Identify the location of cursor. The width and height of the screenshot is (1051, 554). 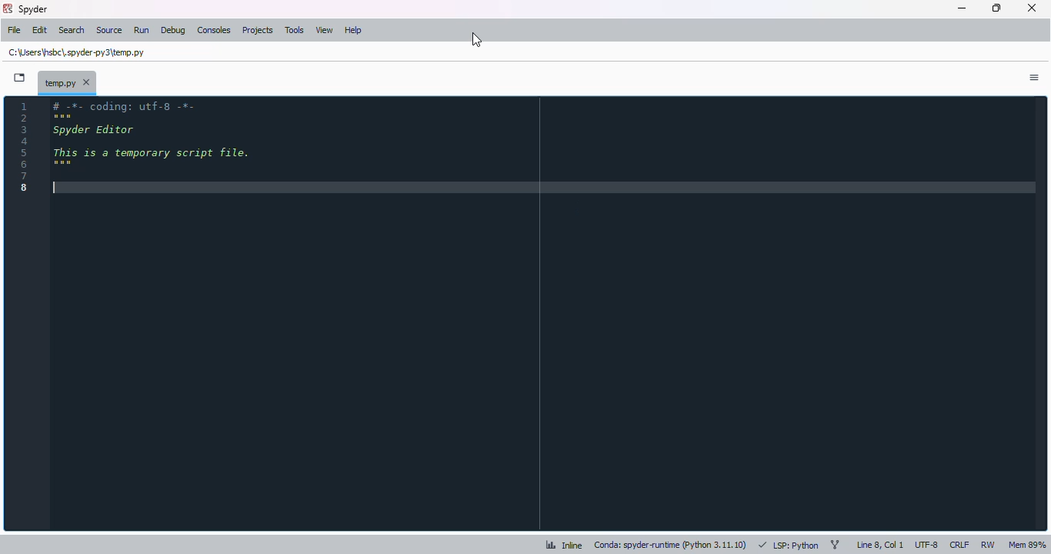
(477, 40).